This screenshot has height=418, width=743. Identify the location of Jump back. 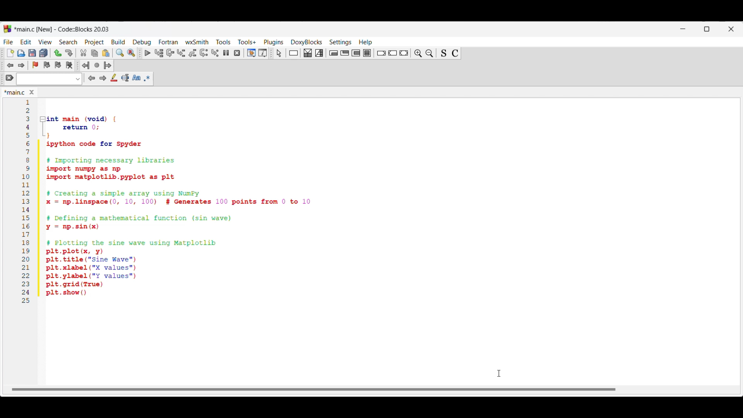
(86, 65).